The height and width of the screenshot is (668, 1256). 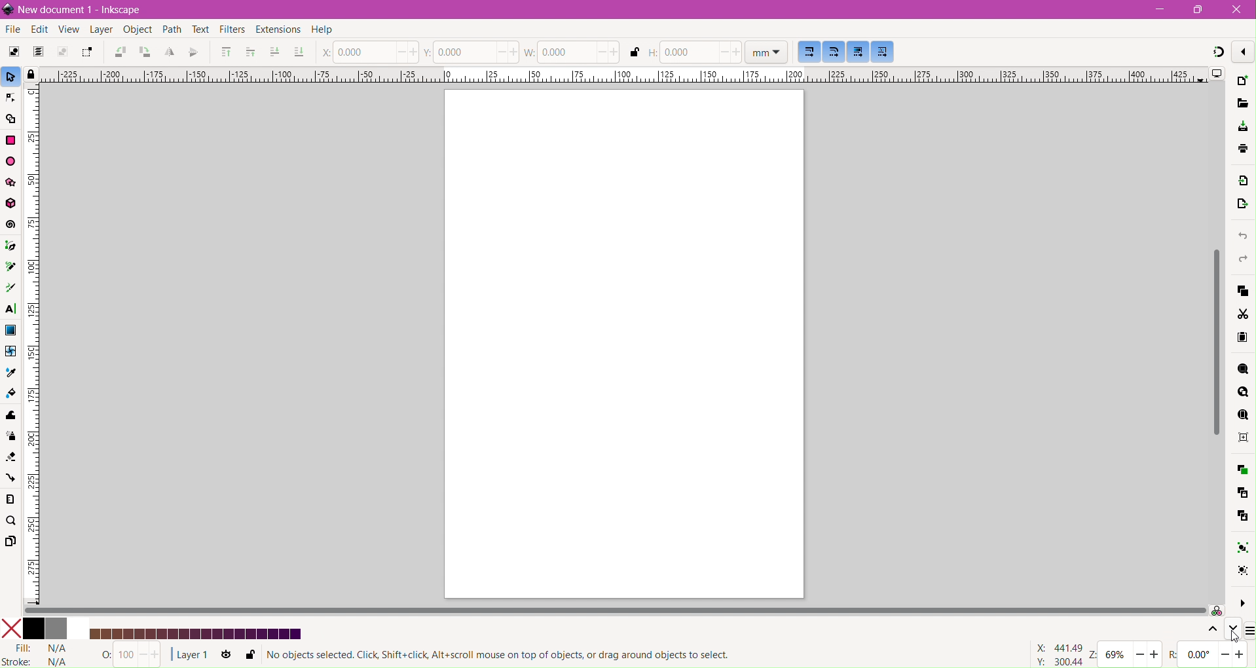 I want to click on Object, so click(x=136, y=31).